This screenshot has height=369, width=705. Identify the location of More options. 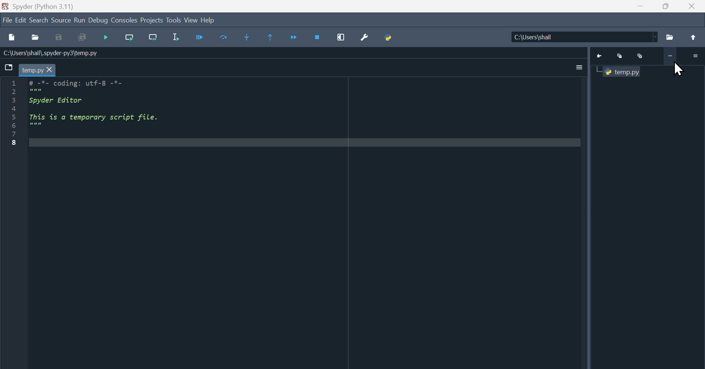
(694, 55).